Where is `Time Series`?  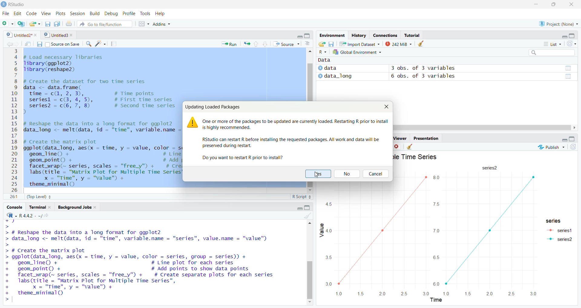 Time Series is located at coordinates (416, 157).